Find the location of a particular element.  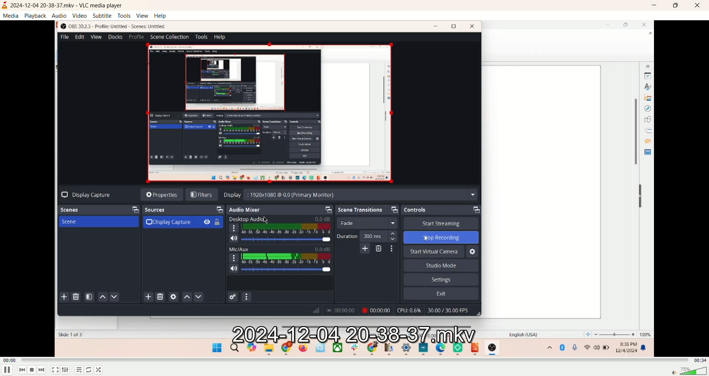

extended setting is located at coordinates (65, 370).